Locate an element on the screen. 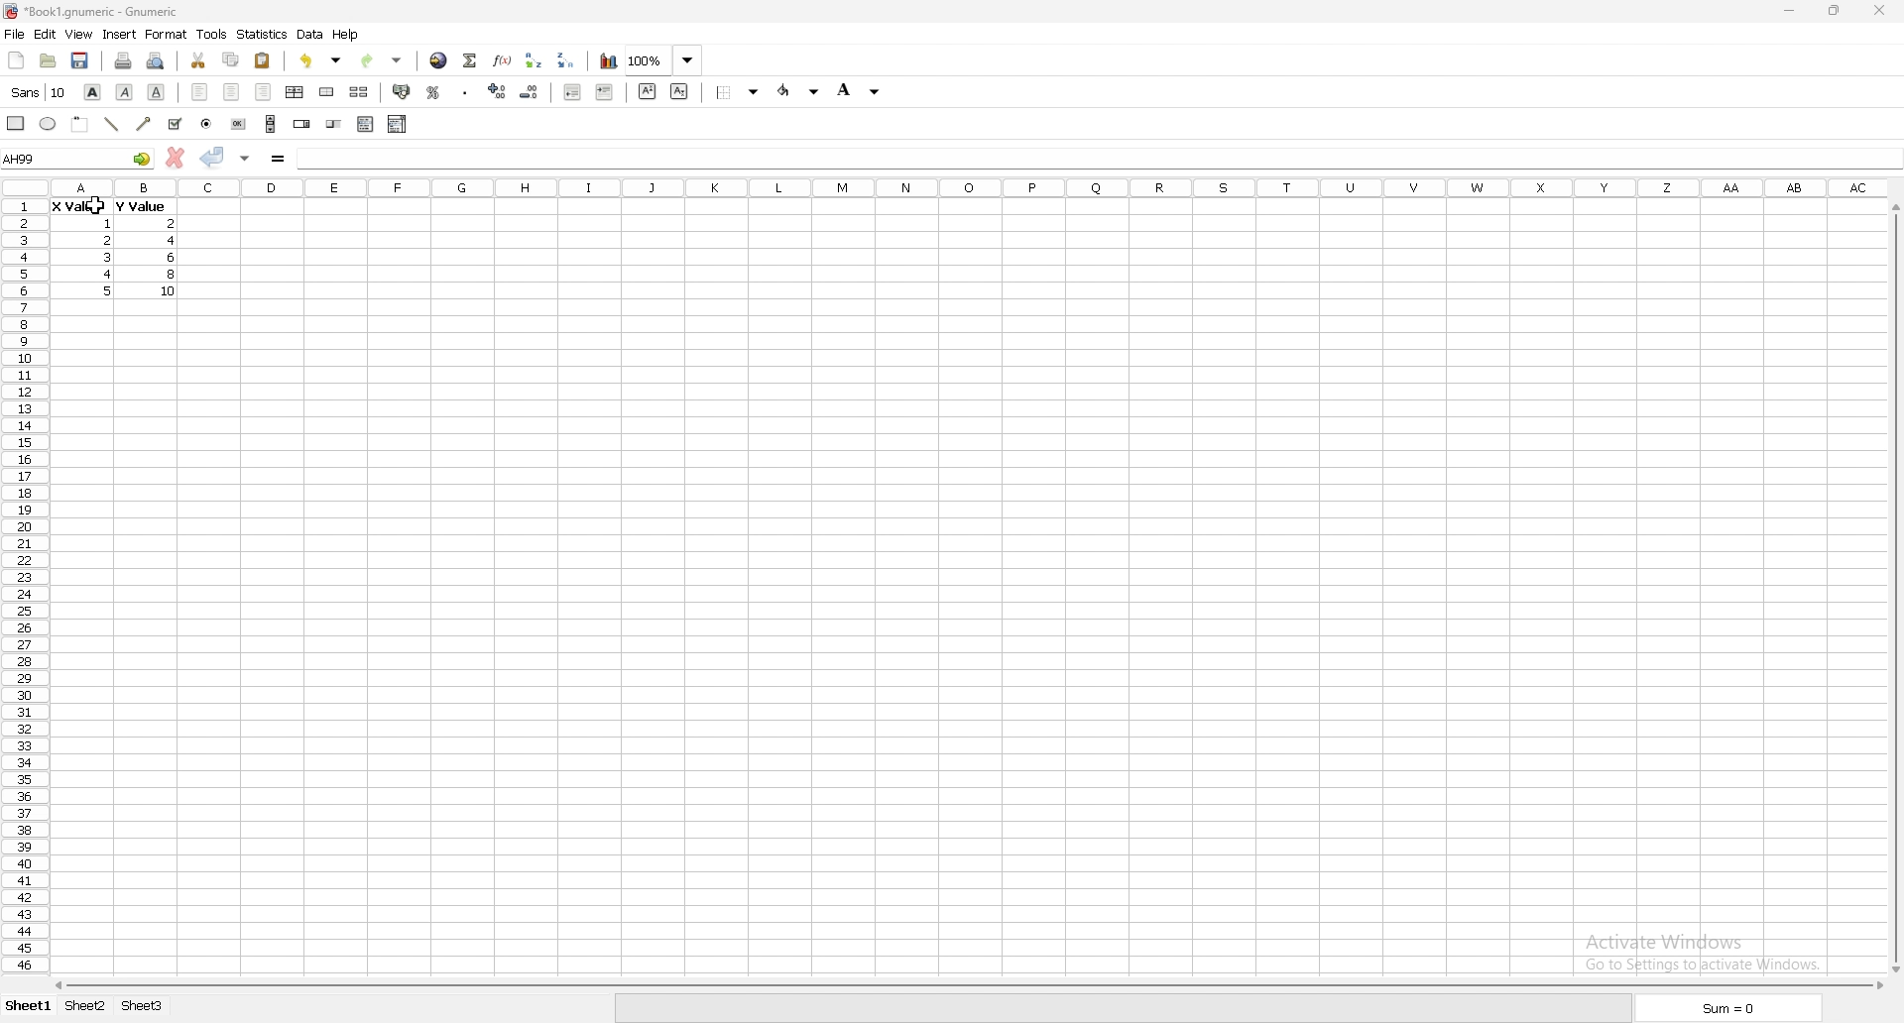  resize is located at coordinates (1836, 11).